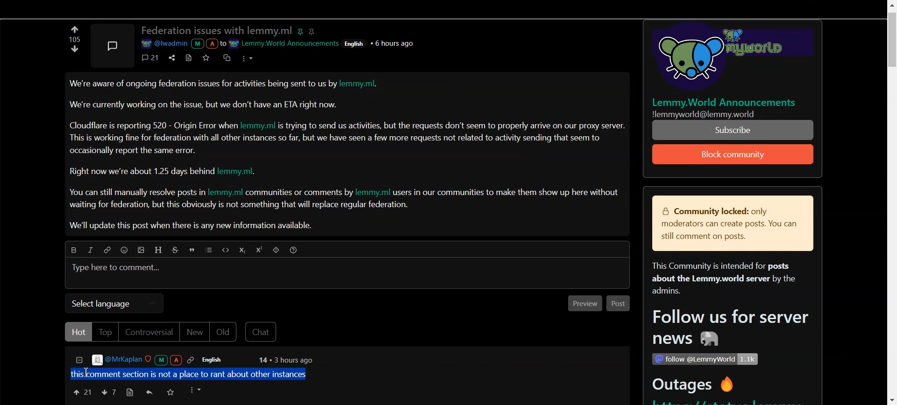  Describe the element at coordinates (150, 392) in the screenshot. I see `Reply` at that location.